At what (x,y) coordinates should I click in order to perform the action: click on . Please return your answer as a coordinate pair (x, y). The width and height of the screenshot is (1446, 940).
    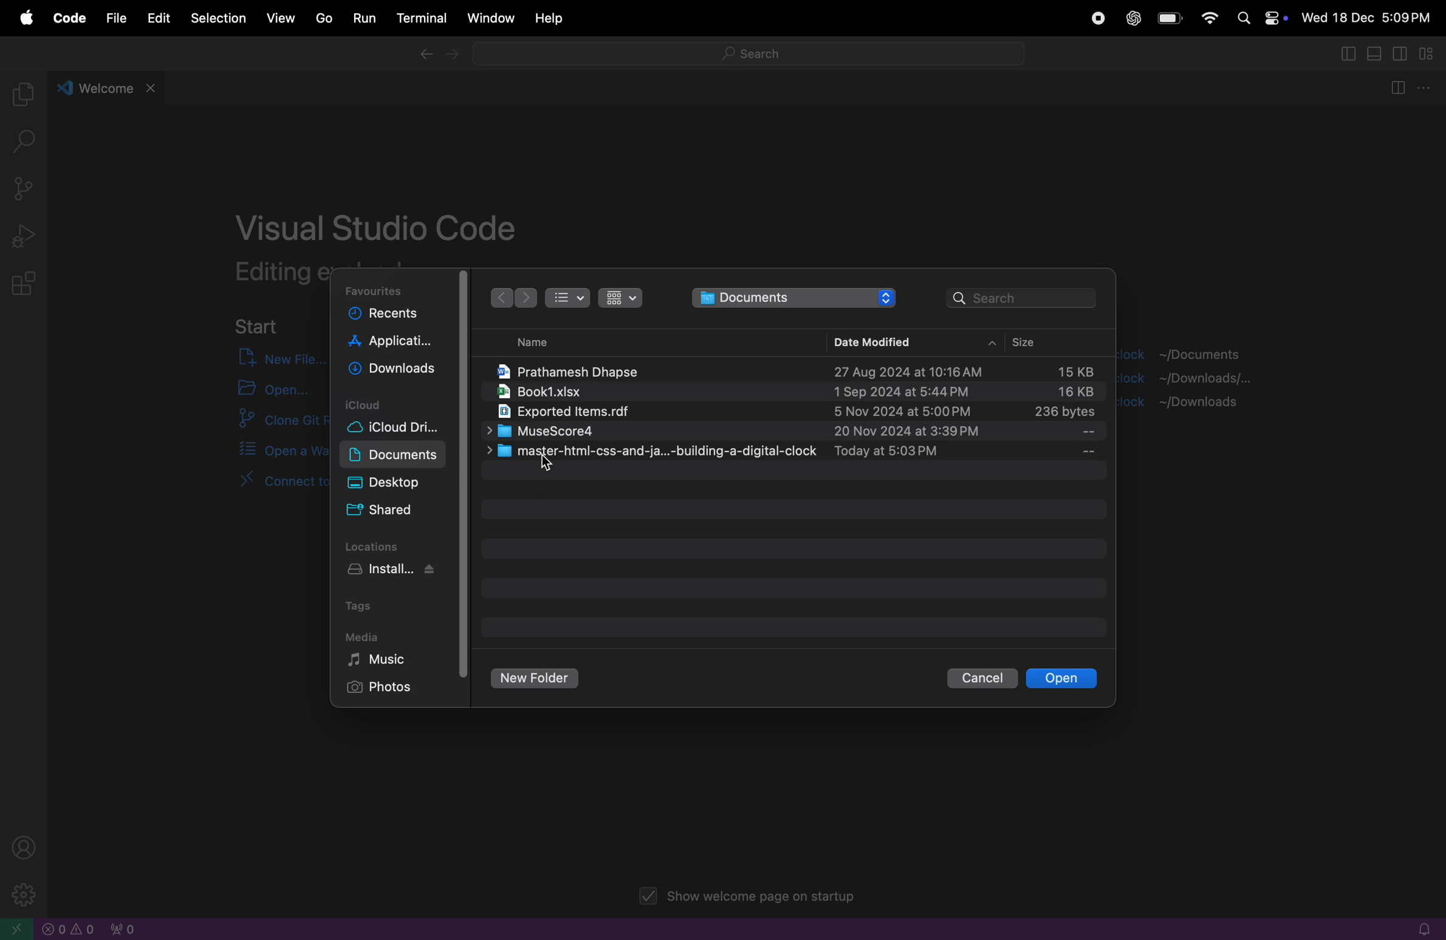
    Looking at the image, I should click on (1208, 16).